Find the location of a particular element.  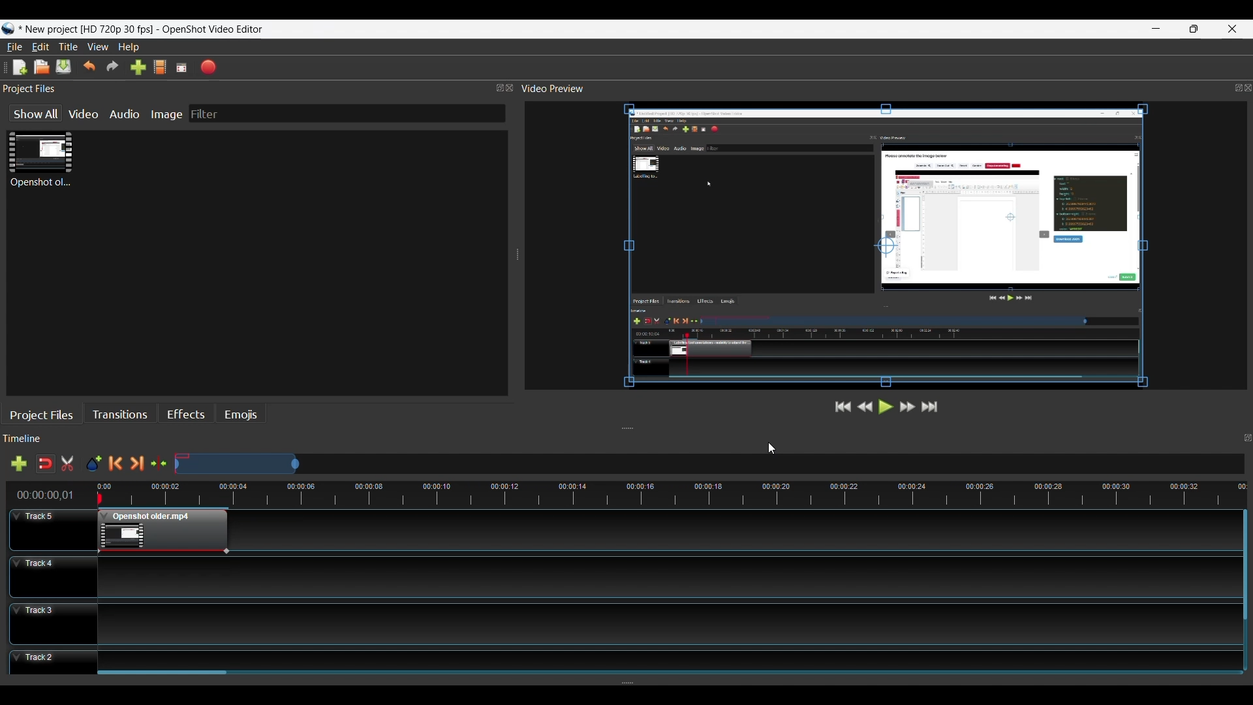

Cursor is located at coordinates (772, 448).